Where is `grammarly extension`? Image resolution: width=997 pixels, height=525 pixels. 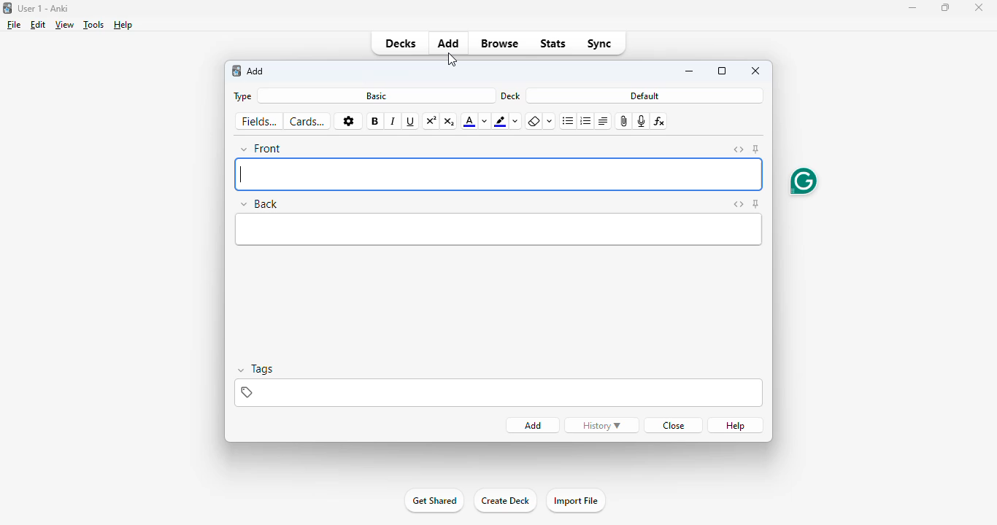
grammarly extension is located at coordinates (803, 181).